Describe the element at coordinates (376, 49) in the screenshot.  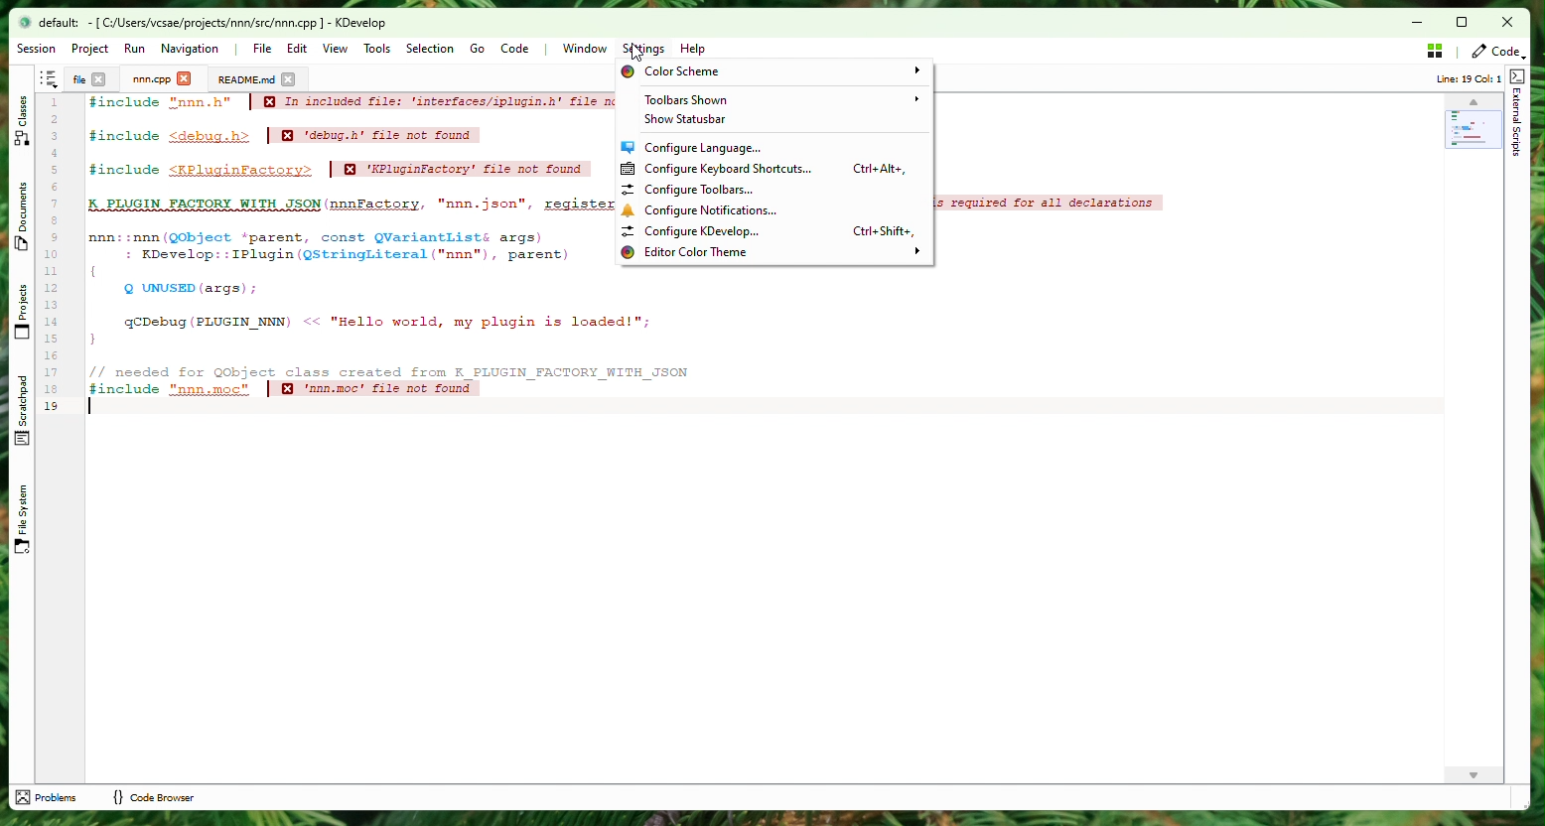
I see `Tools` at that location.